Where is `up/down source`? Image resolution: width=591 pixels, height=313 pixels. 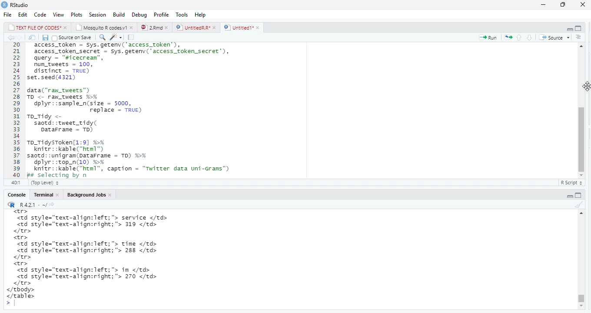
up/down source is located at coordinates (527, 38).